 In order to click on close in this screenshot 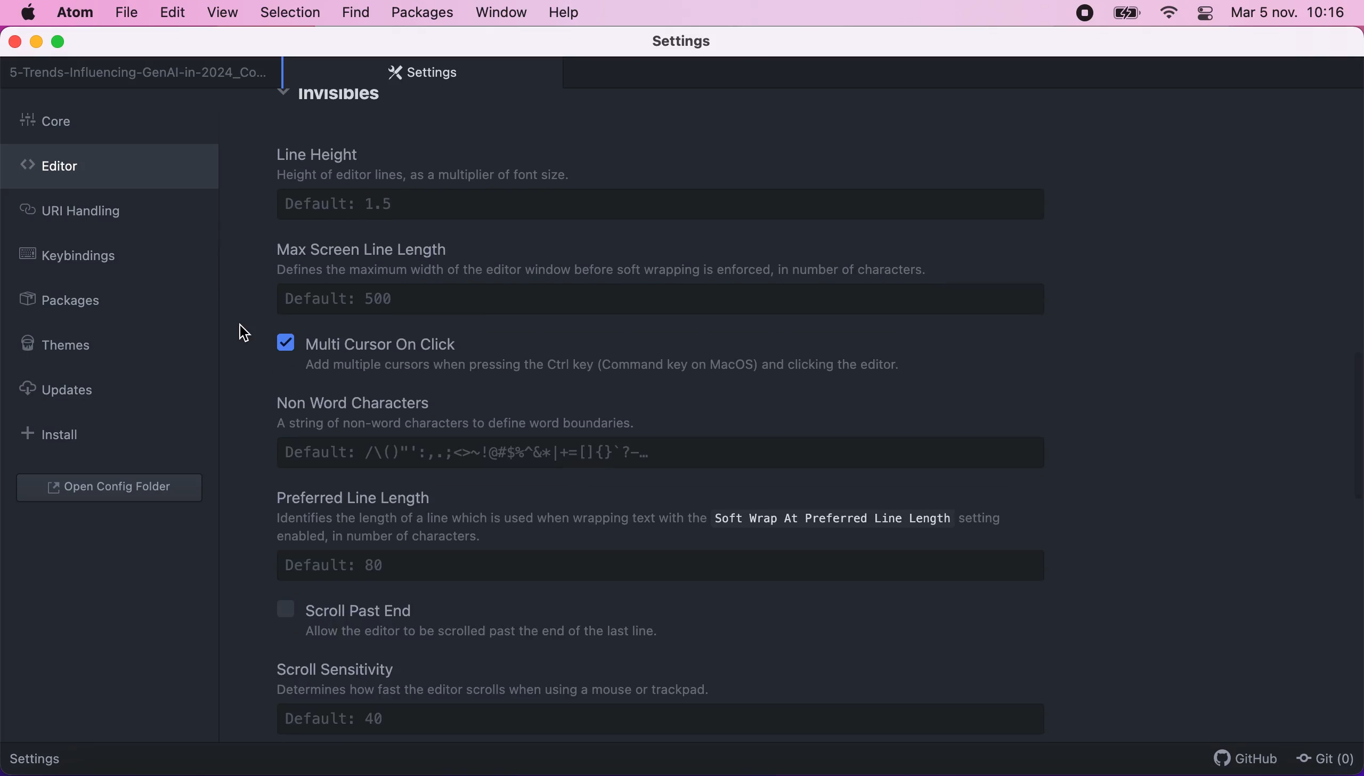, I will do `click(16, 43)`.